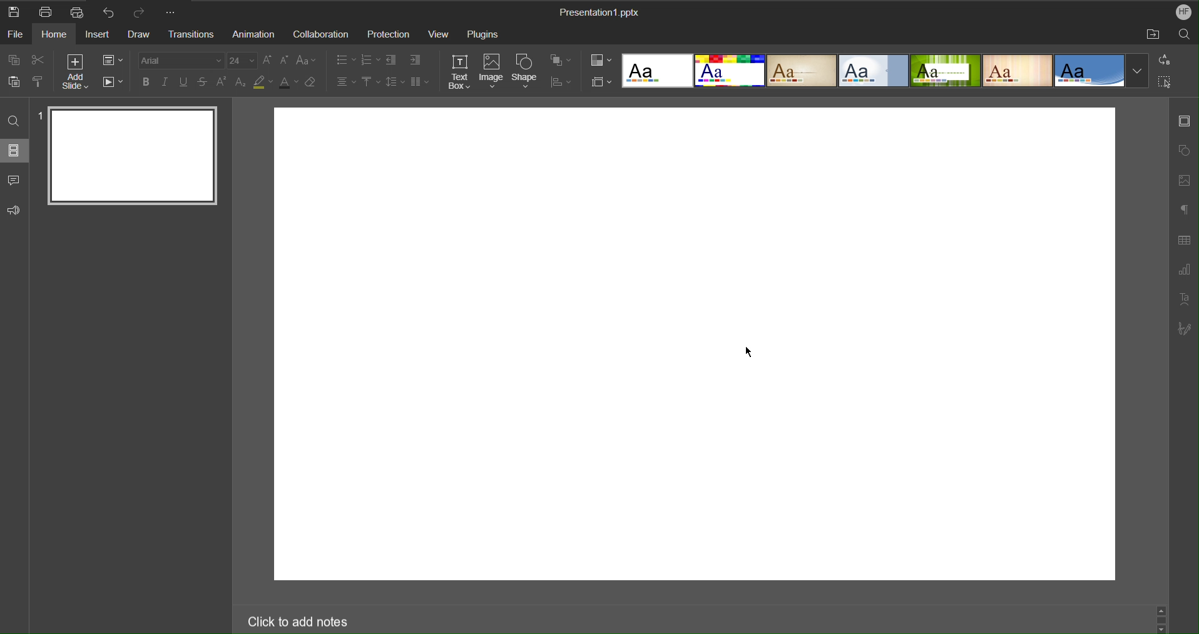 Image resolution: width=1199 pixels, height=634 pixels. I want to click on Align, so click(345, 83).